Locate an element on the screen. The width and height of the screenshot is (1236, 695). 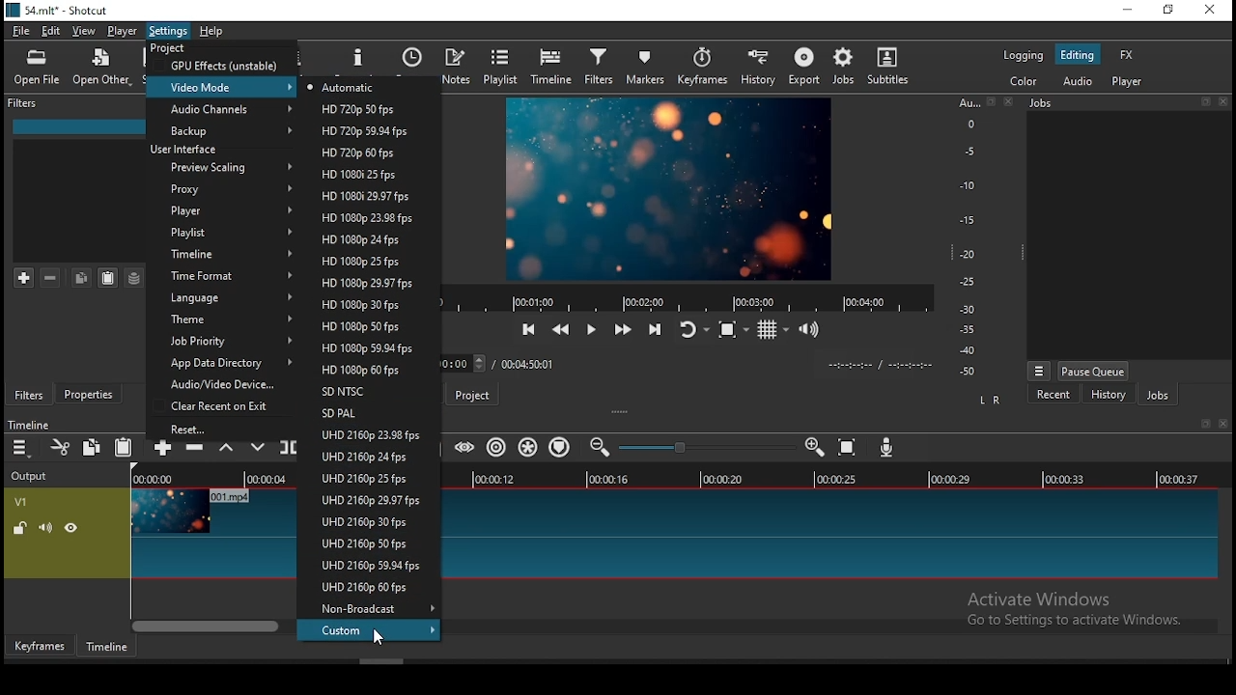
-30 is located at coordinates (970, 309).